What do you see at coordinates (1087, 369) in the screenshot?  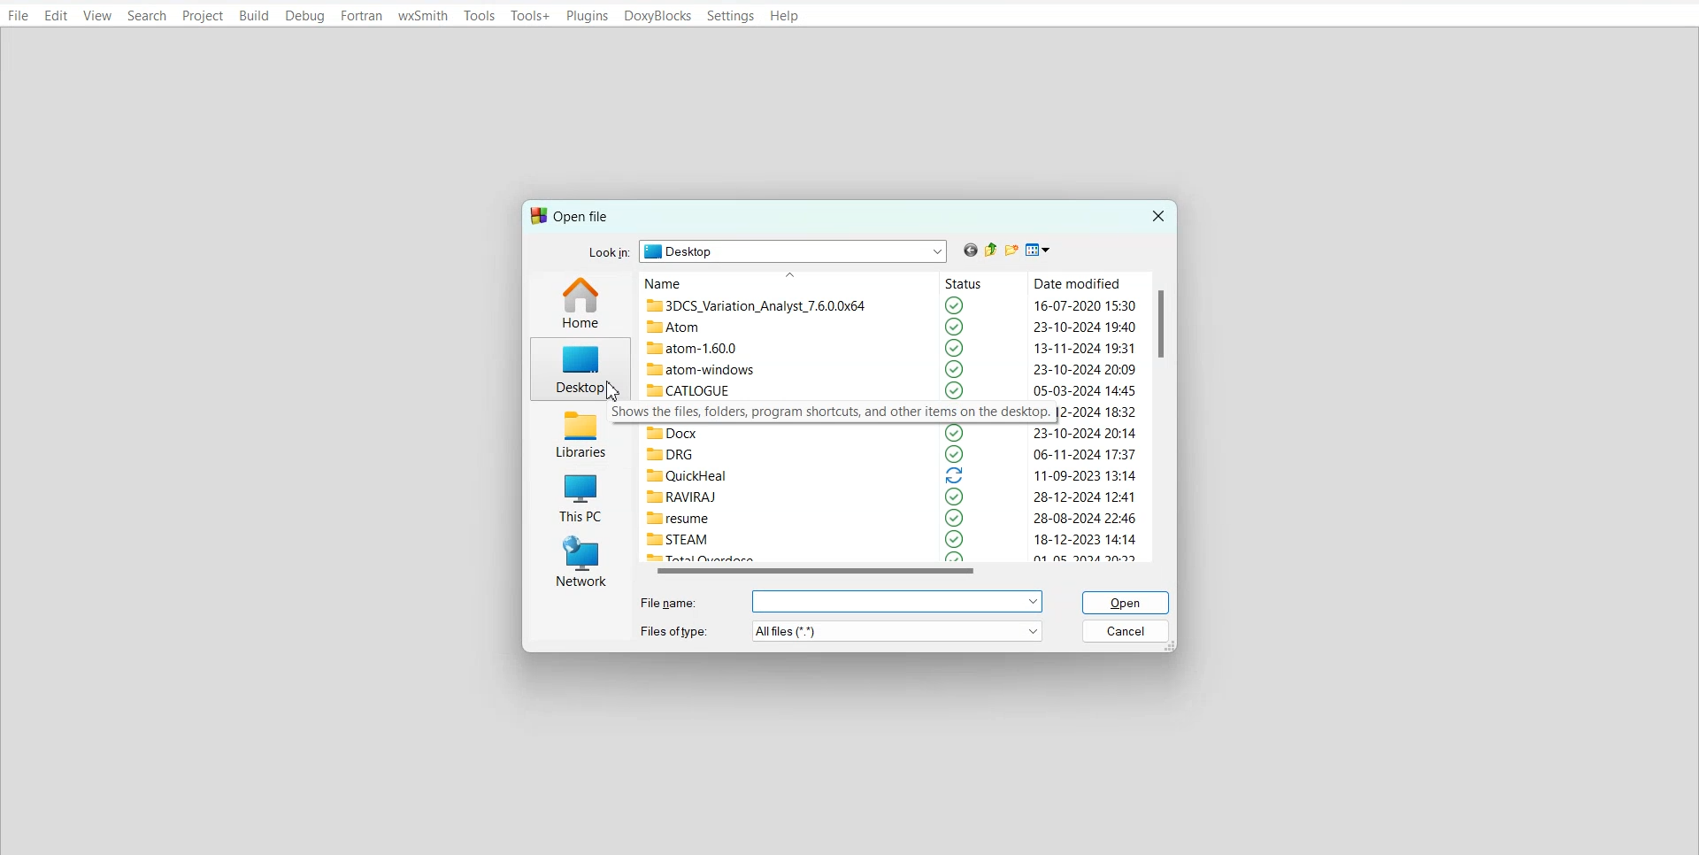 I see `23-10-2024 20:09` at bounding box center [1087, 369].